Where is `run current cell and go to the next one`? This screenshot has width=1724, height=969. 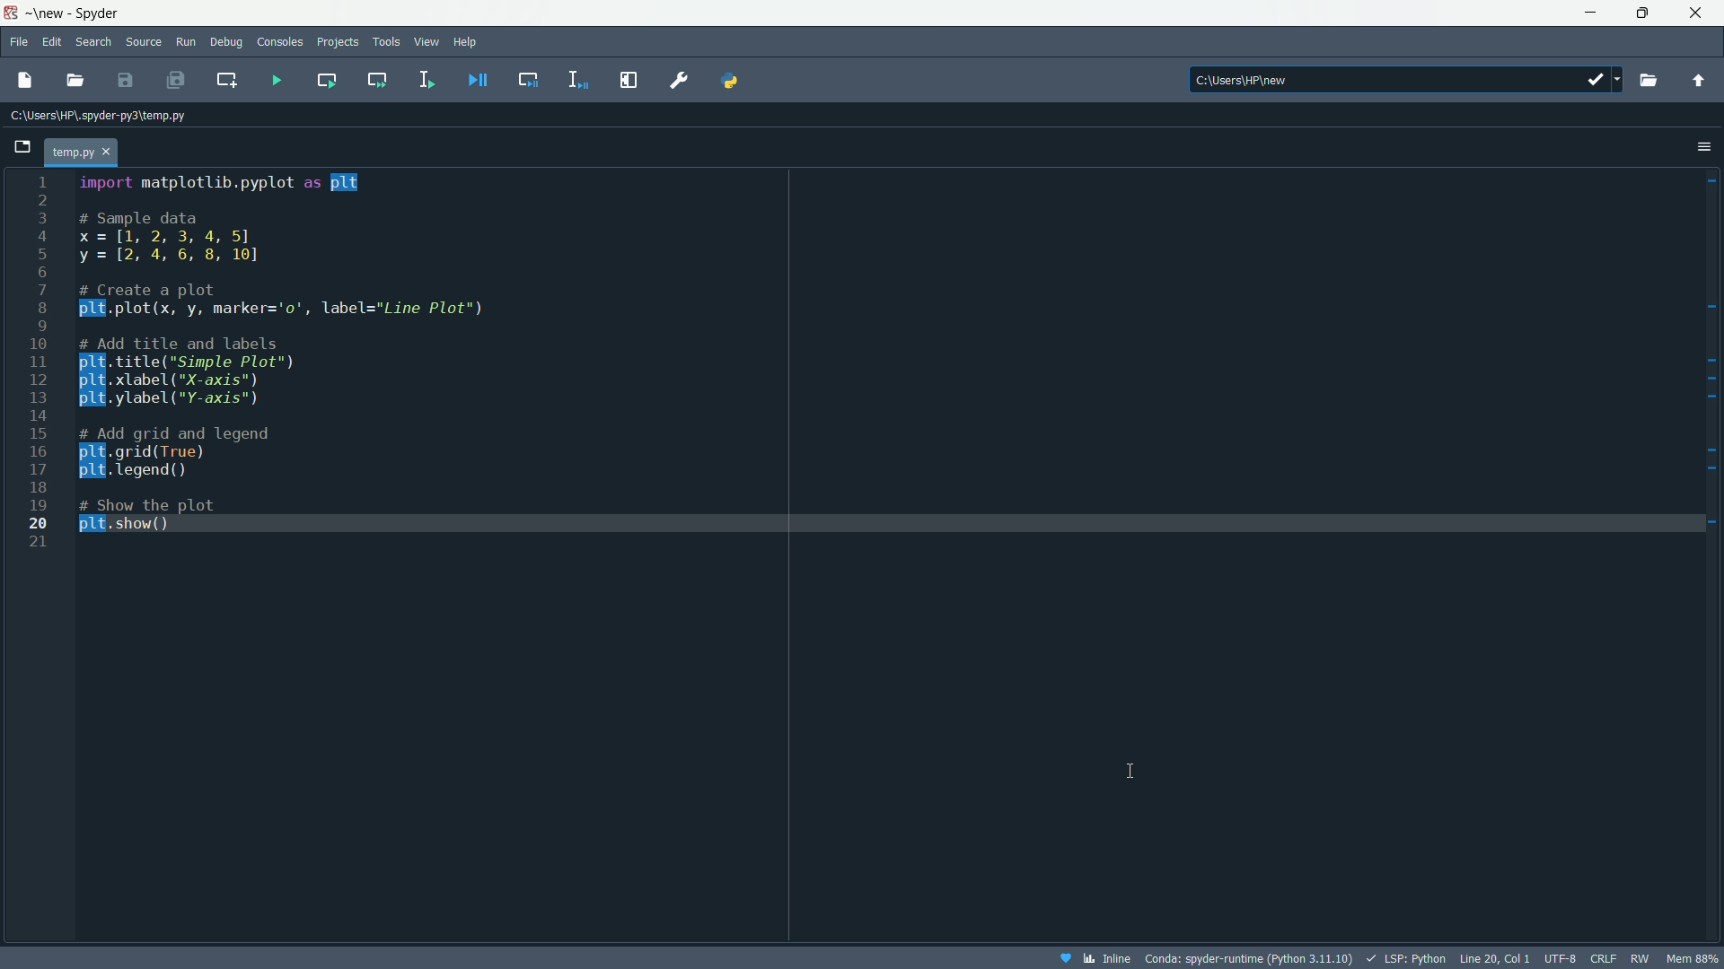
run current cell and go to the next one is located at coordinates (378, 80).